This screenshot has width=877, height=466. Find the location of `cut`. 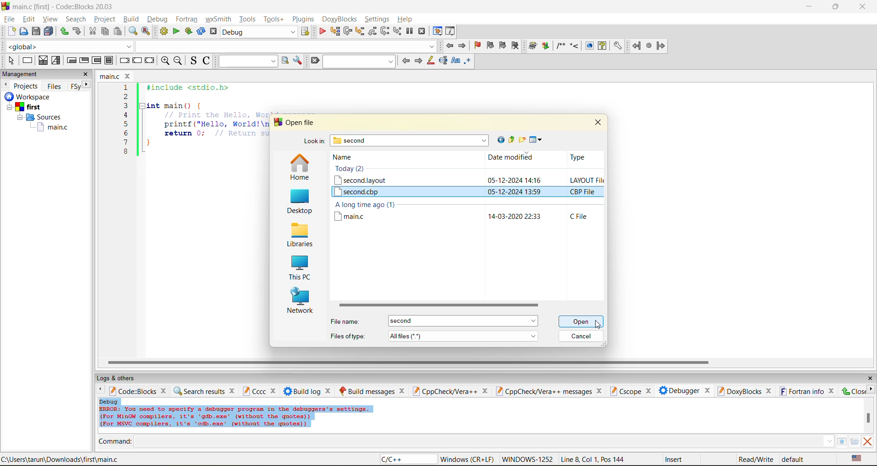

cut is located at coordinates (92, 31).